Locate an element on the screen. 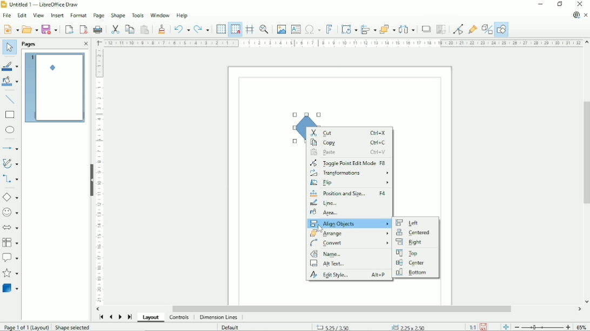  Zoom factor is located at coordinates (581, 326).